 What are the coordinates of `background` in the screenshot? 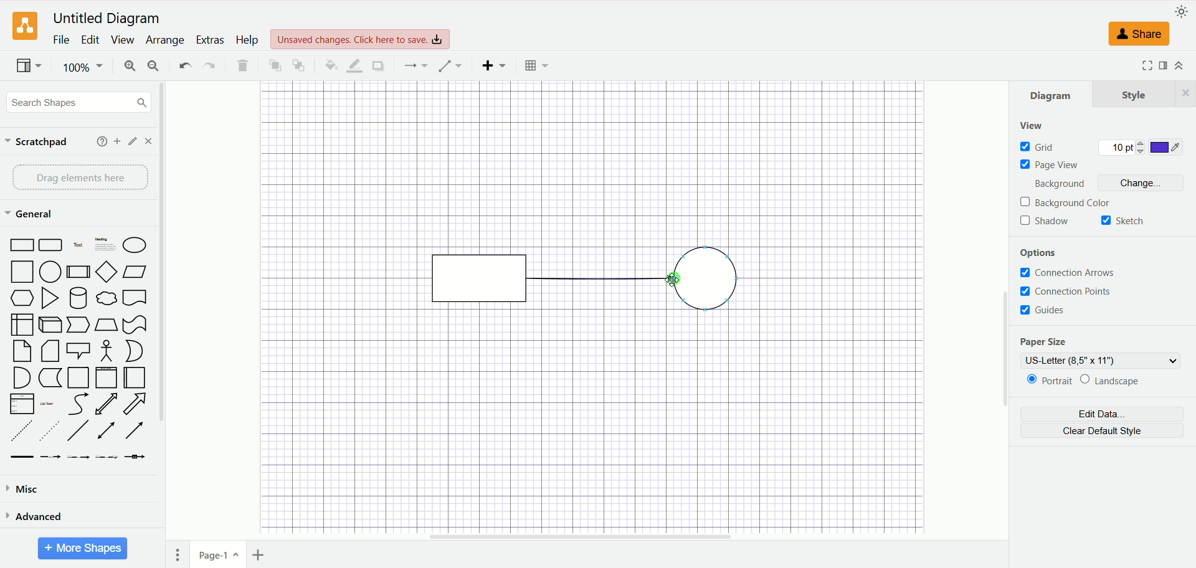 It's located at (1055, 185).